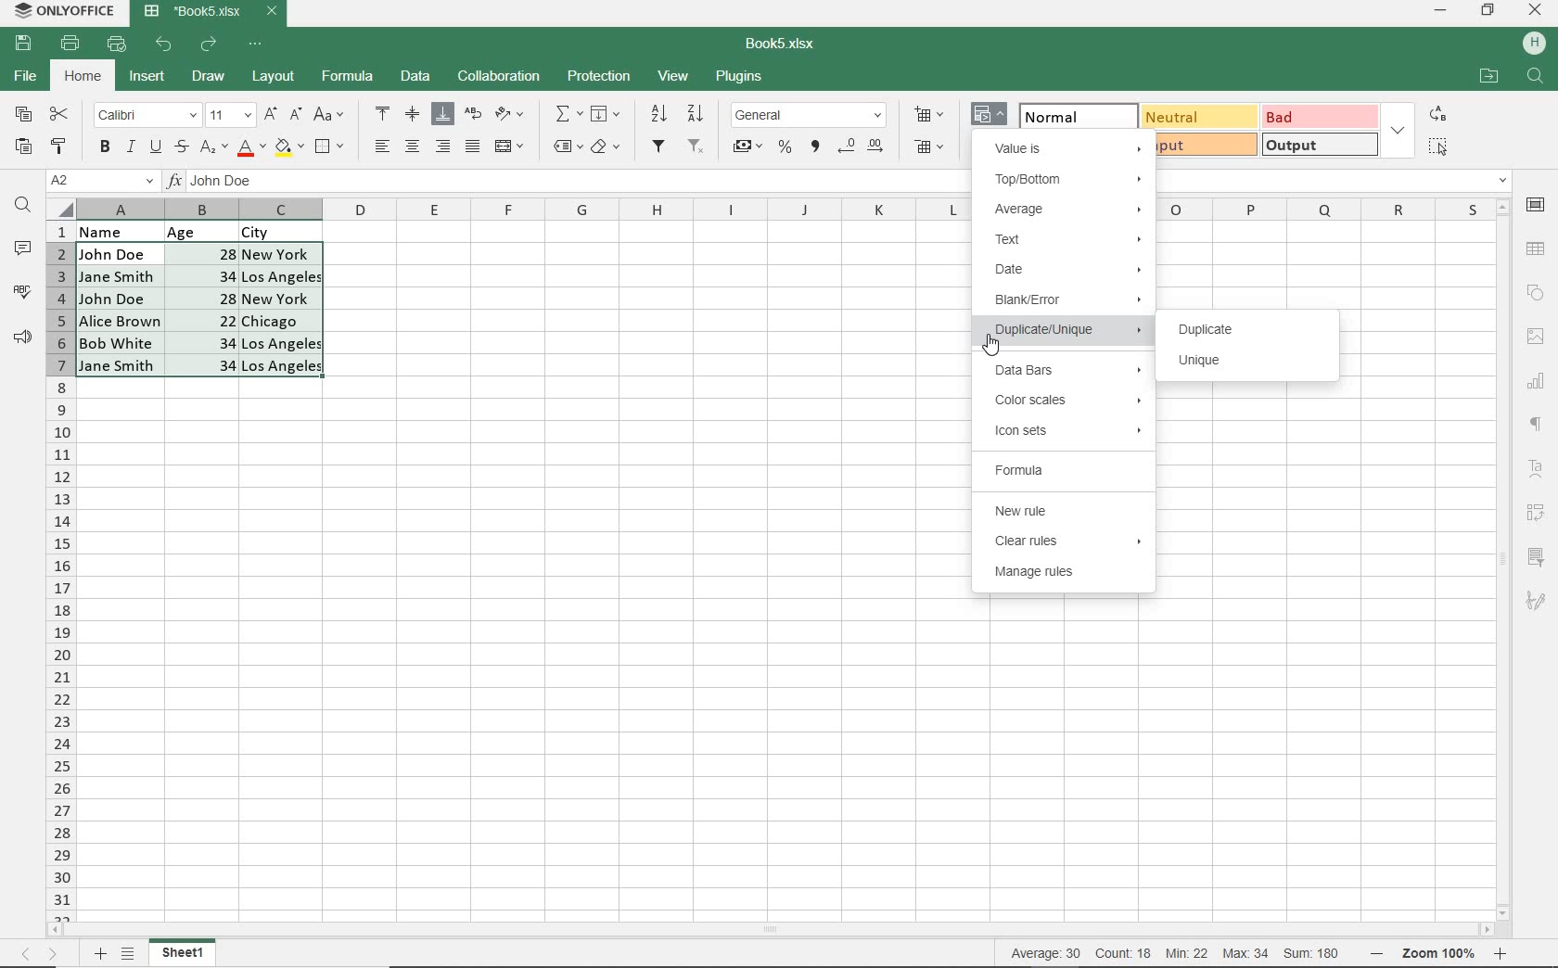 The width and height of the screenshot is (1558, 968). Describe the element at coordinates (84, 78) in the screenshot. I see `HOME` at that location.